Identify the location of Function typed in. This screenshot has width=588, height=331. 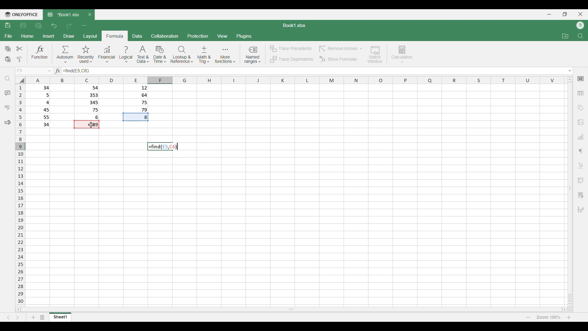
(67, 71).